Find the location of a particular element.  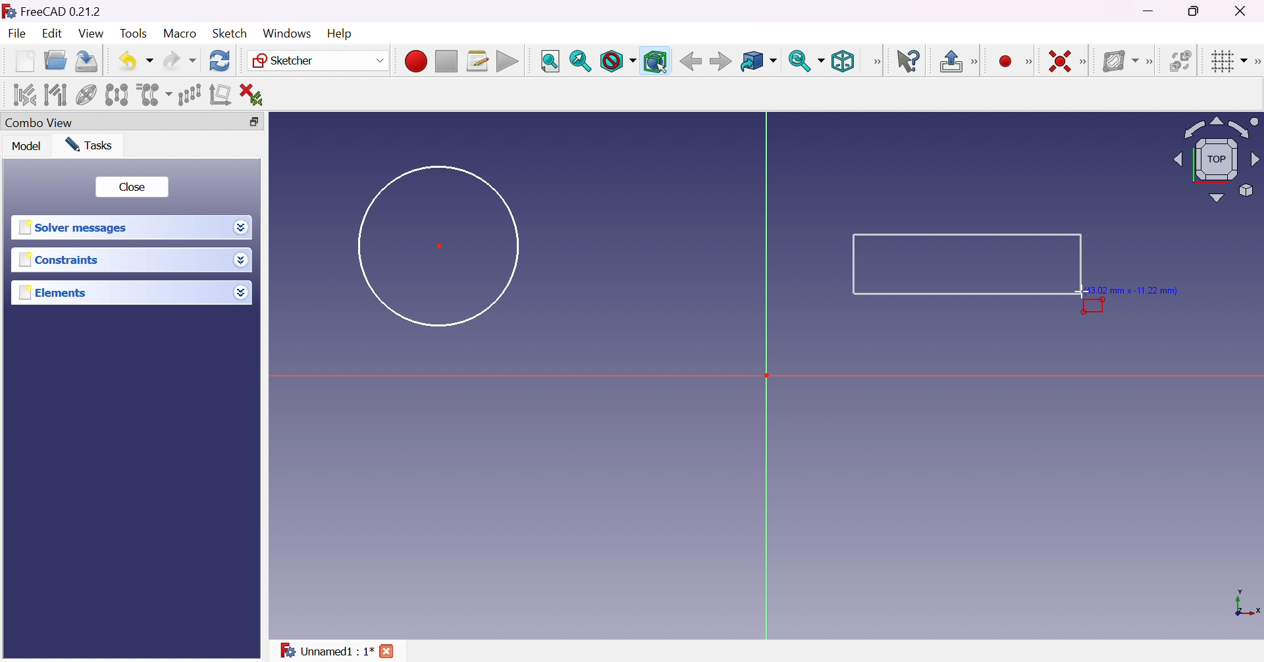

Go to linked object is located at coordinates (758, 62).